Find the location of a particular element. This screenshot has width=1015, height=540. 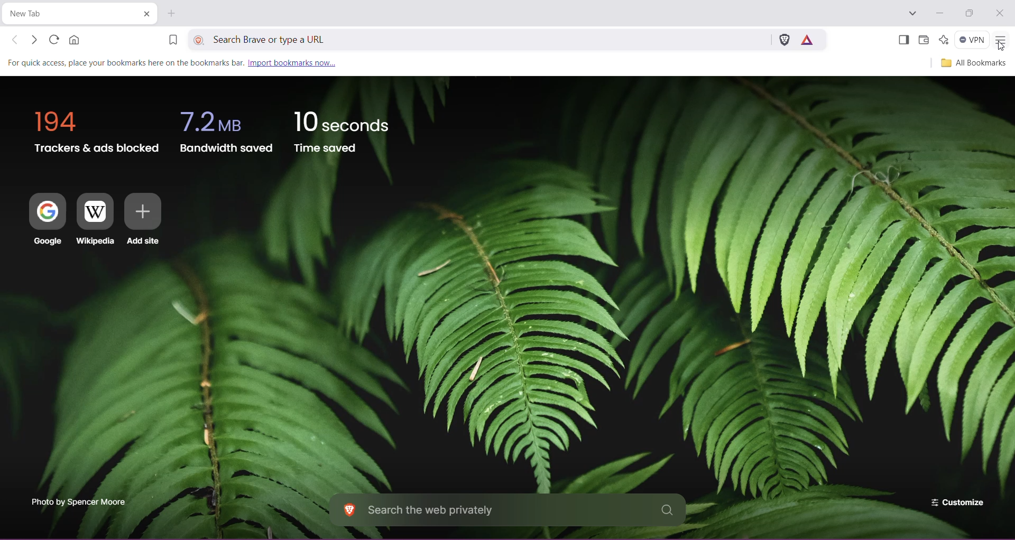

Leo AI is located at coordinates (943, 39).